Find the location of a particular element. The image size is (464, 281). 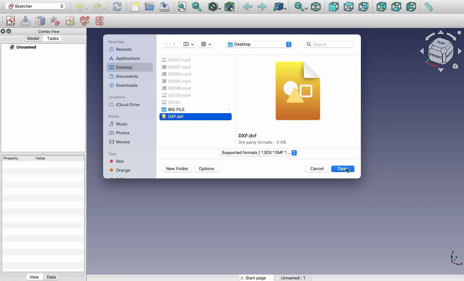

Combo view is located at coordinates (49, 32).